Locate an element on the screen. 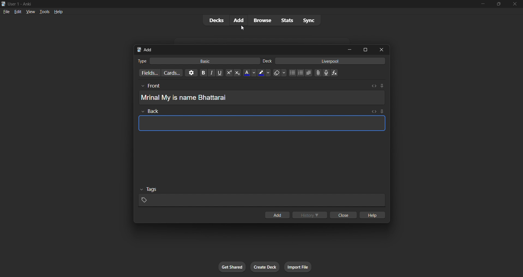 This screenshot has height=277, width=523. maximize/restore is located at coordinates (500, 4).